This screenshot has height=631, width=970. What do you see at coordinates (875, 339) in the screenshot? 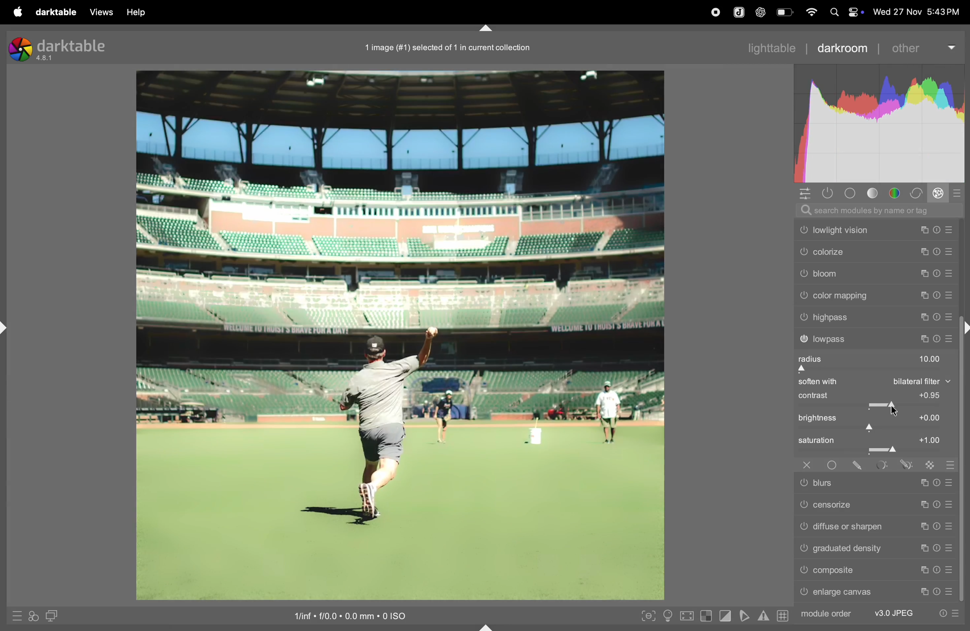
I see `lowpass` at bounding box center [875, 339].